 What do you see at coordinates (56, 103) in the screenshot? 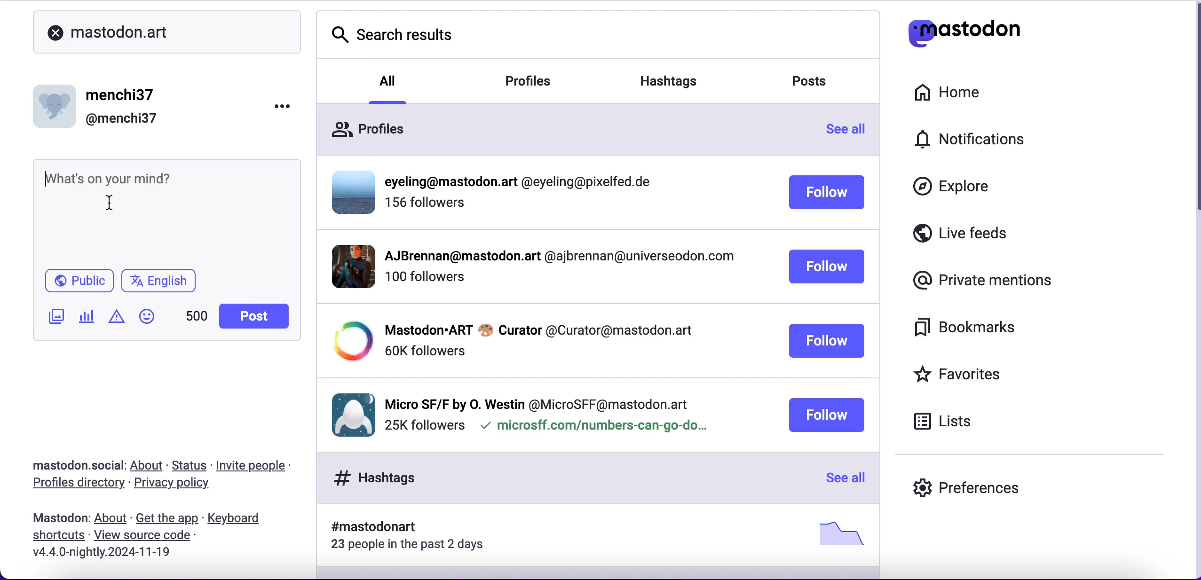
I see `display picture` at bounding box center [56, 103].